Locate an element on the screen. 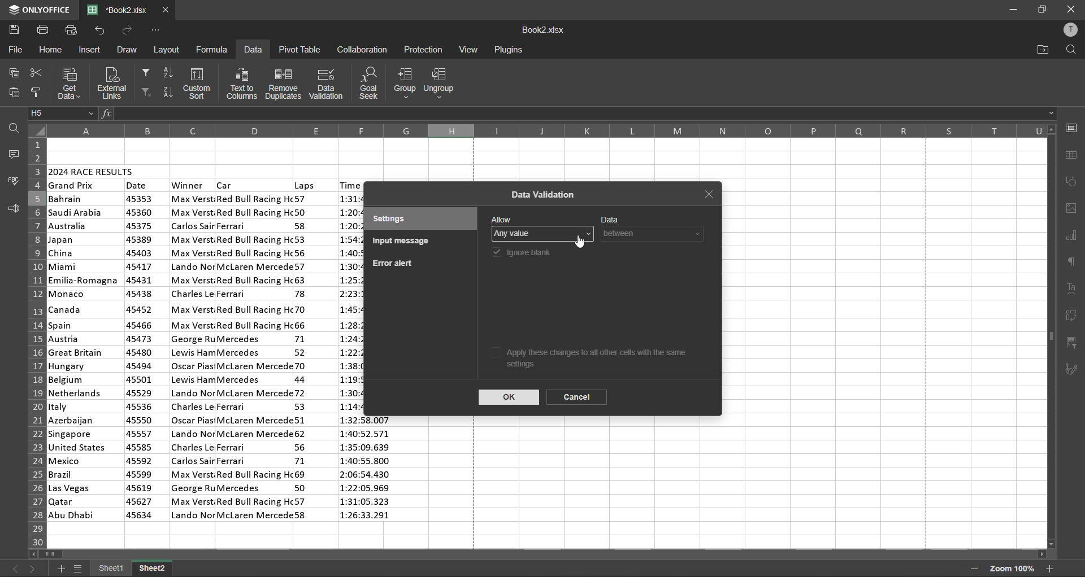 The image size is (1085, 577). close tab is located at coordinates (712, 195).